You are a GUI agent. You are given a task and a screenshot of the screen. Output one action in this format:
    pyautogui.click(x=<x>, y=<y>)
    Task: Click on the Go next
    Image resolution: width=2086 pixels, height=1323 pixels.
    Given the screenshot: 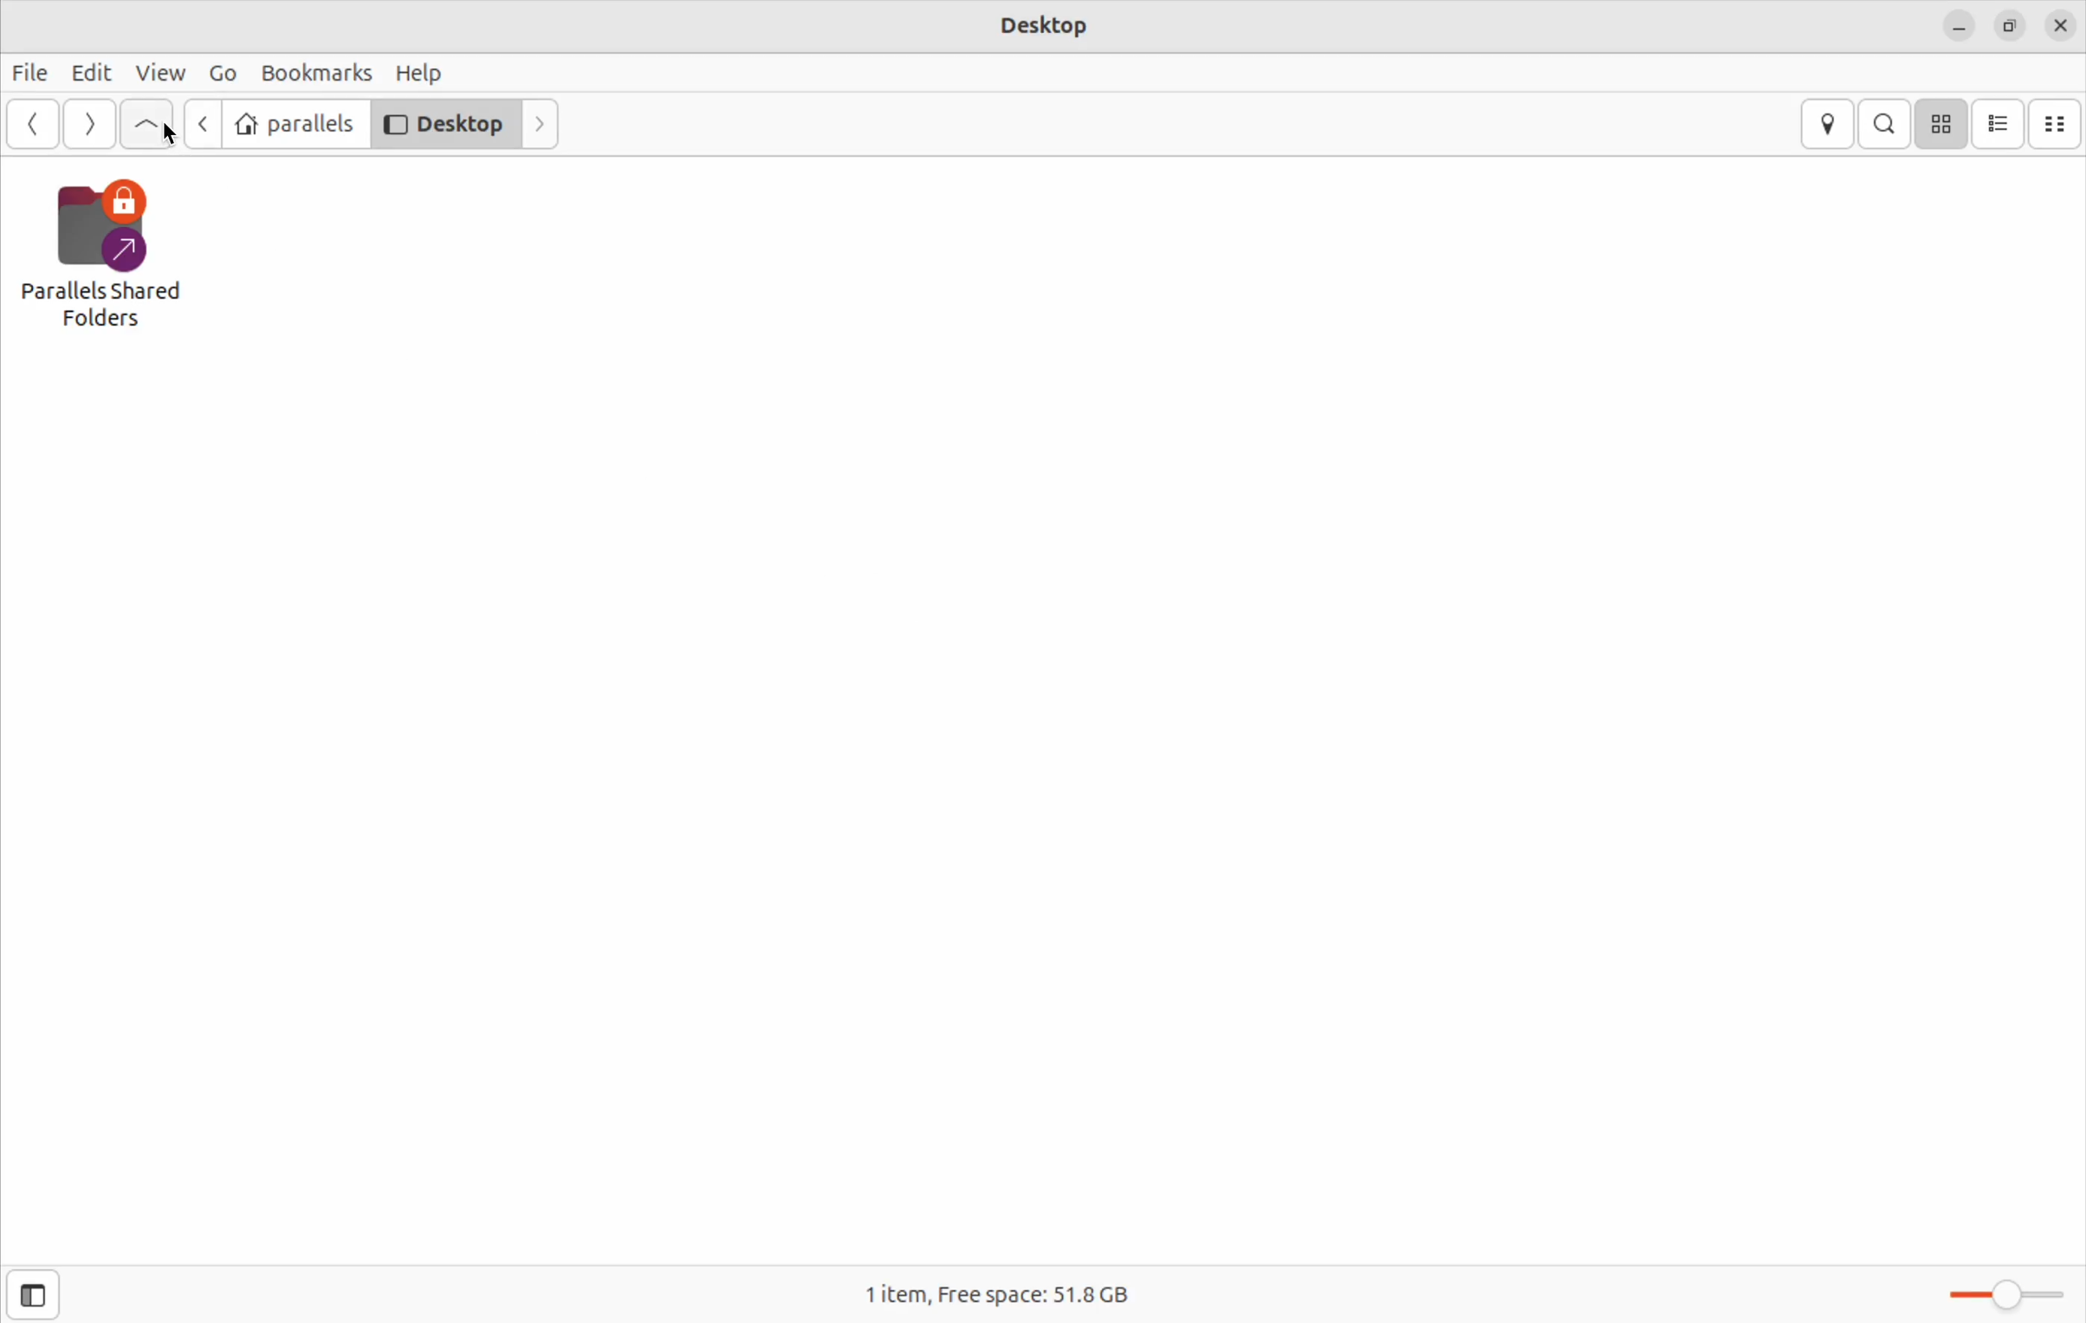 What is the action you would take?
    pyautogui.click(x=87, y=124)
    